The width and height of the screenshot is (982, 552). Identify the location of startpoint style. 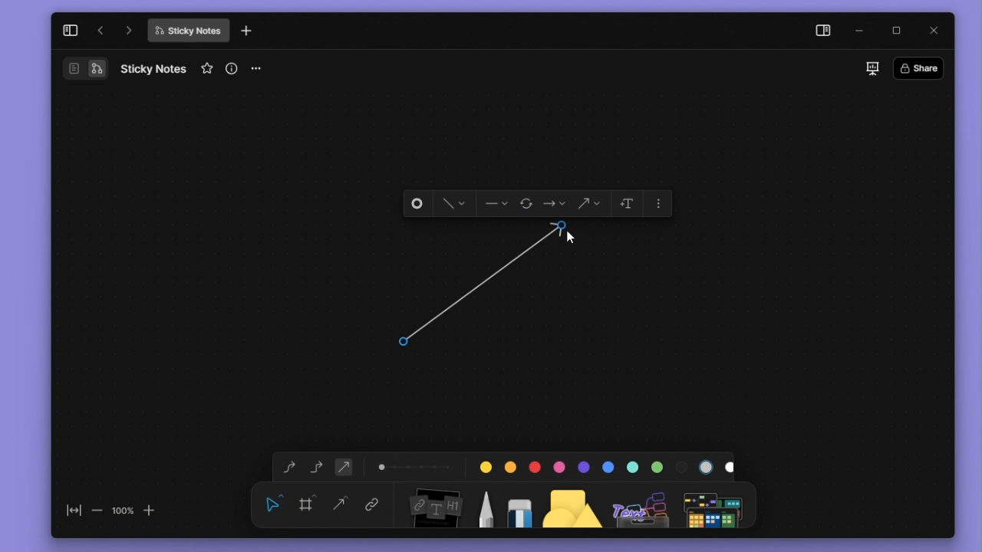
(496, 204).